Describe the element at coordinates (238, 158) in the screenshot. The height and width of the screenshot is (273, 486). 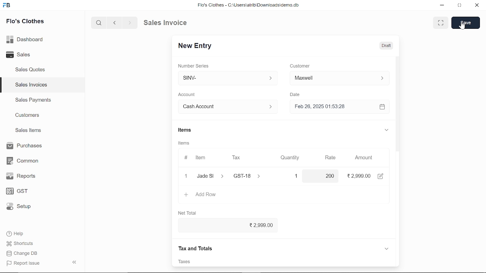
I see `Tax` at that location.